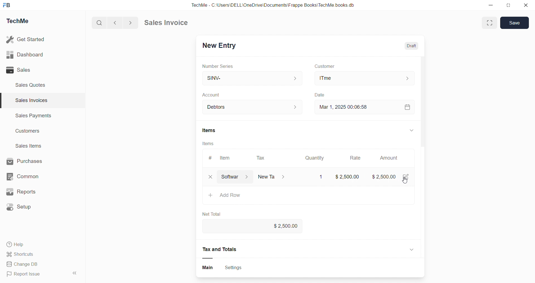  What do you see at coordinates (332, 66) in the screenshot?
I see `Customer` at bounding box center [332, 66].